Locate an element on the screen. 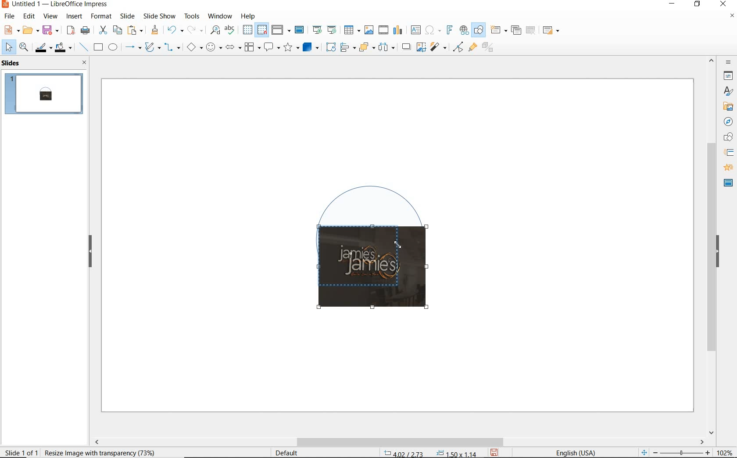  hide is located at coordinates (90, 252).